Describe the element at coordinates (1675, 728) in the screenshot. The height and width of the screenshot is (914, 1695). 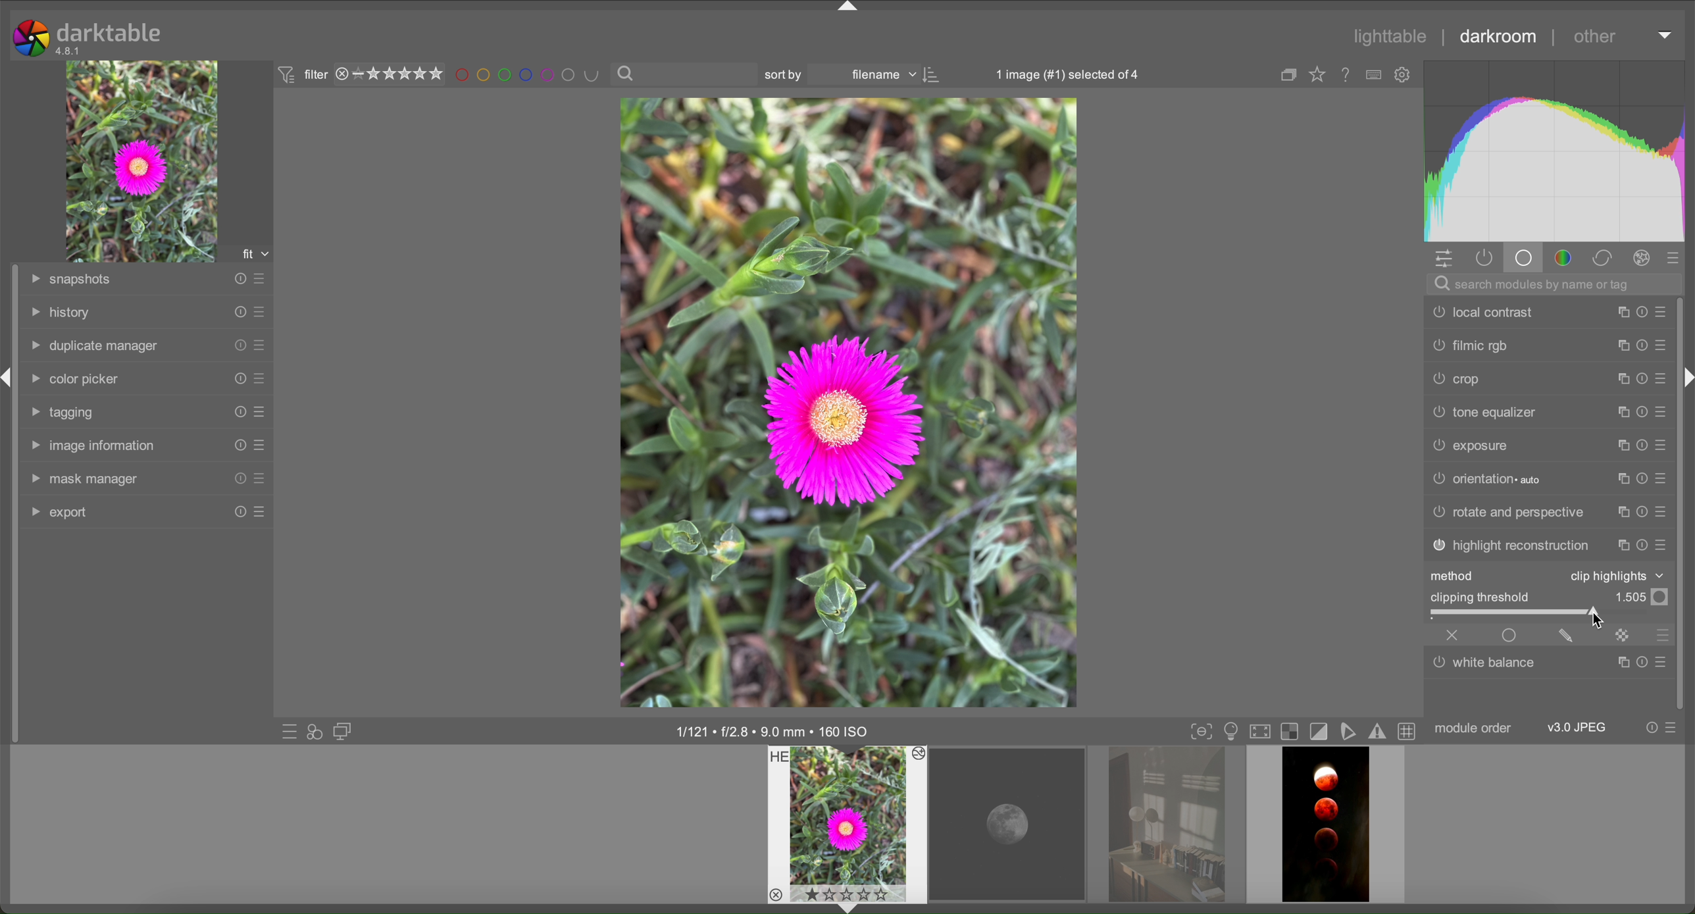
I see `presets` at that location.